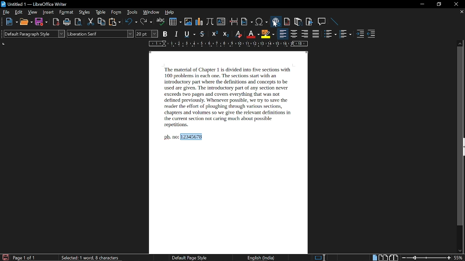  I want to click on ‘The material of Chapter 1 is divided into five sections with
100 problems in each one. The sections start with an
introductory part where the definitions and concepts to be
used are given. The introductory part of any section never
exceeds two pages and covers everything that was not
defined previously. Whenever possible, we try to save the
reader the effort of ploughing through various sections,
chapters and volumes so we give the relevant definitions in
the current section not caring much about possible
repetitions., so click(230, 97).